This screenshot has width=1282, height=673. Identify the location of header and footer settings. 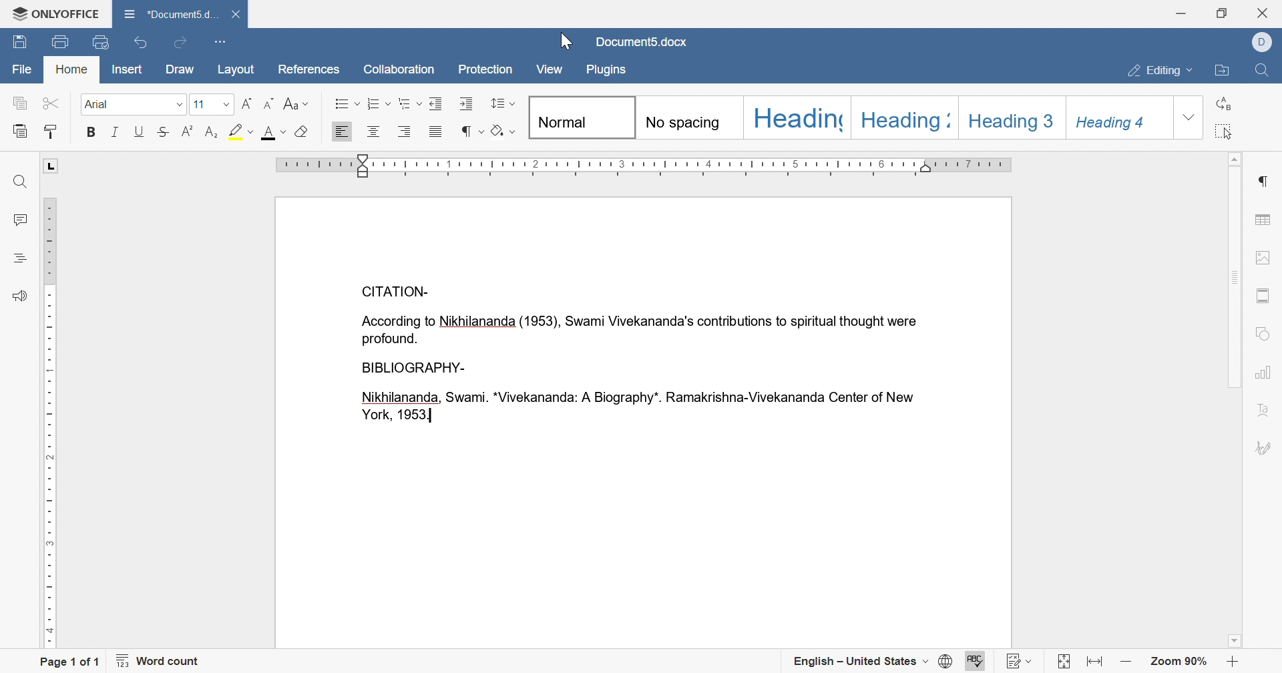
(1261, 295).